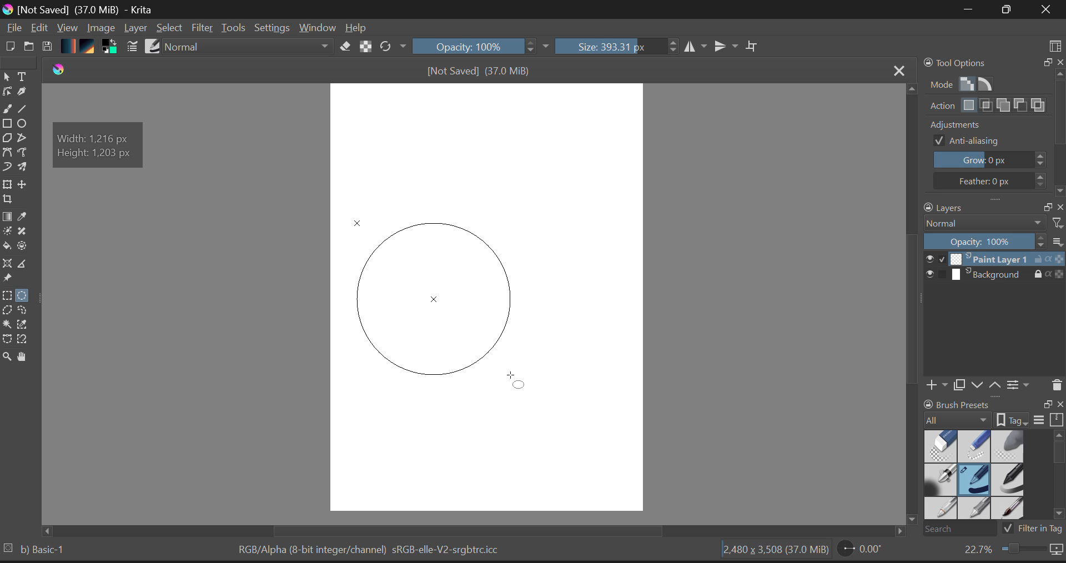  What do you see at coordinates (7, 355) in the screenshot?
I see `Zoom` at bounding box center [7, 355].